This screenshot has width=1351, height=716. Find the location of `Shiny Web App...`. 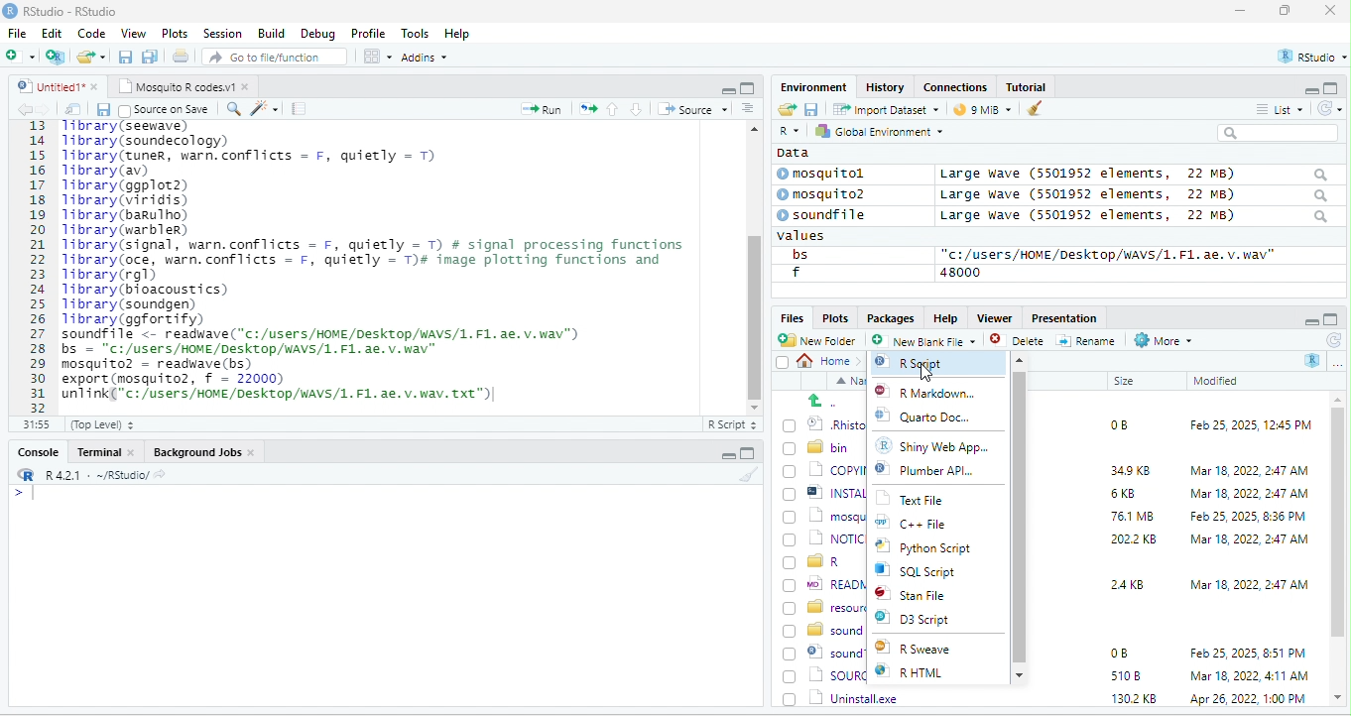

Shiny Web App... is located at coordinates (943, 445).